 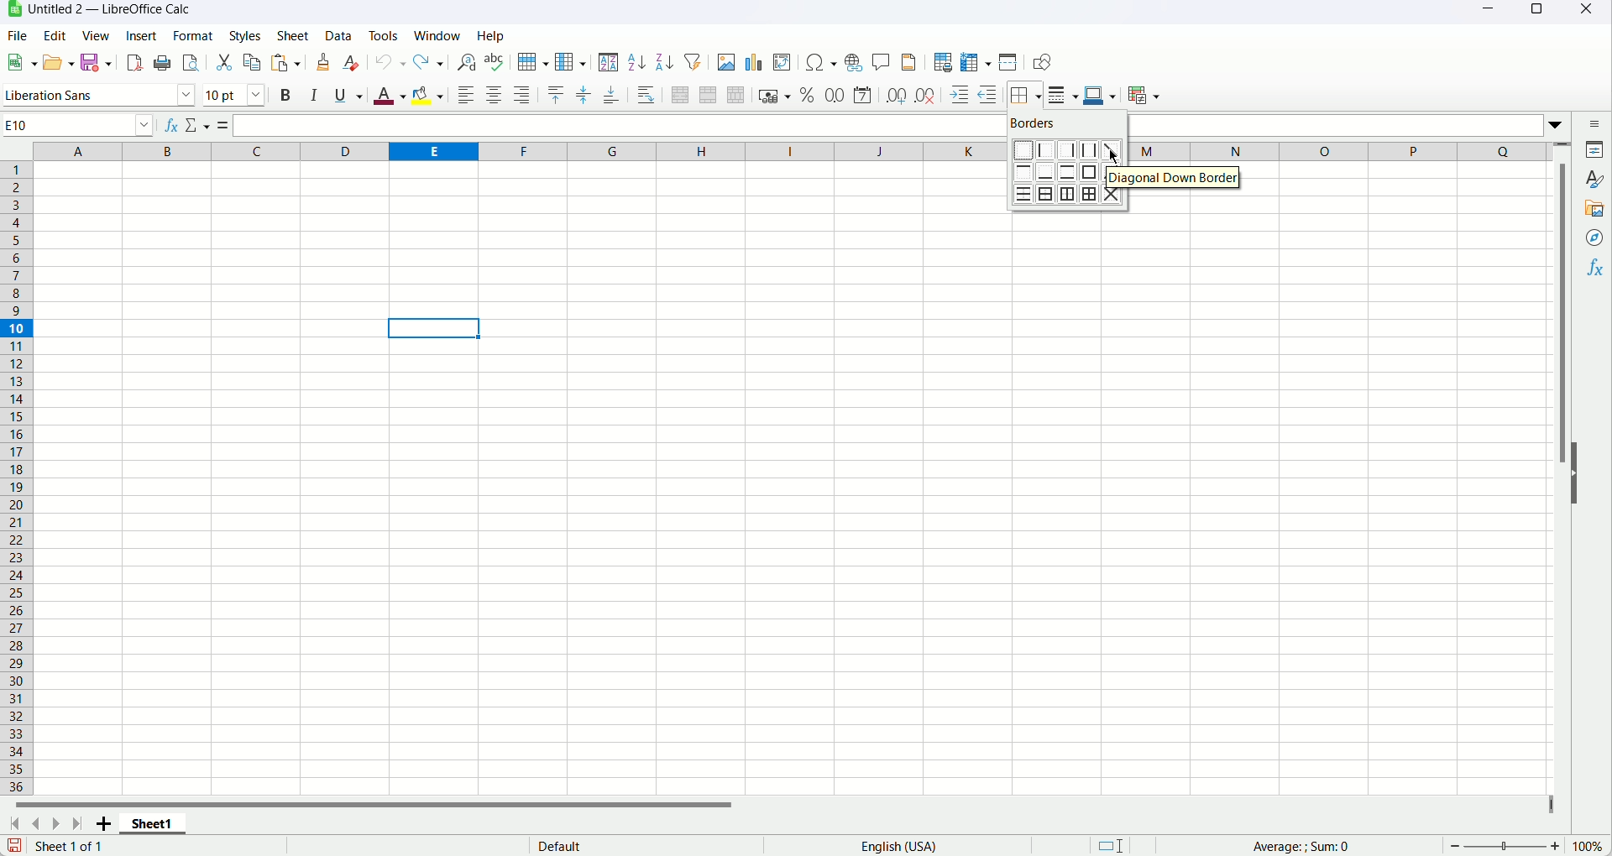 What do you see at coordinates (1063, 95) in the screenshot?
I see `Border Style` at bounding box center [1063, 95].